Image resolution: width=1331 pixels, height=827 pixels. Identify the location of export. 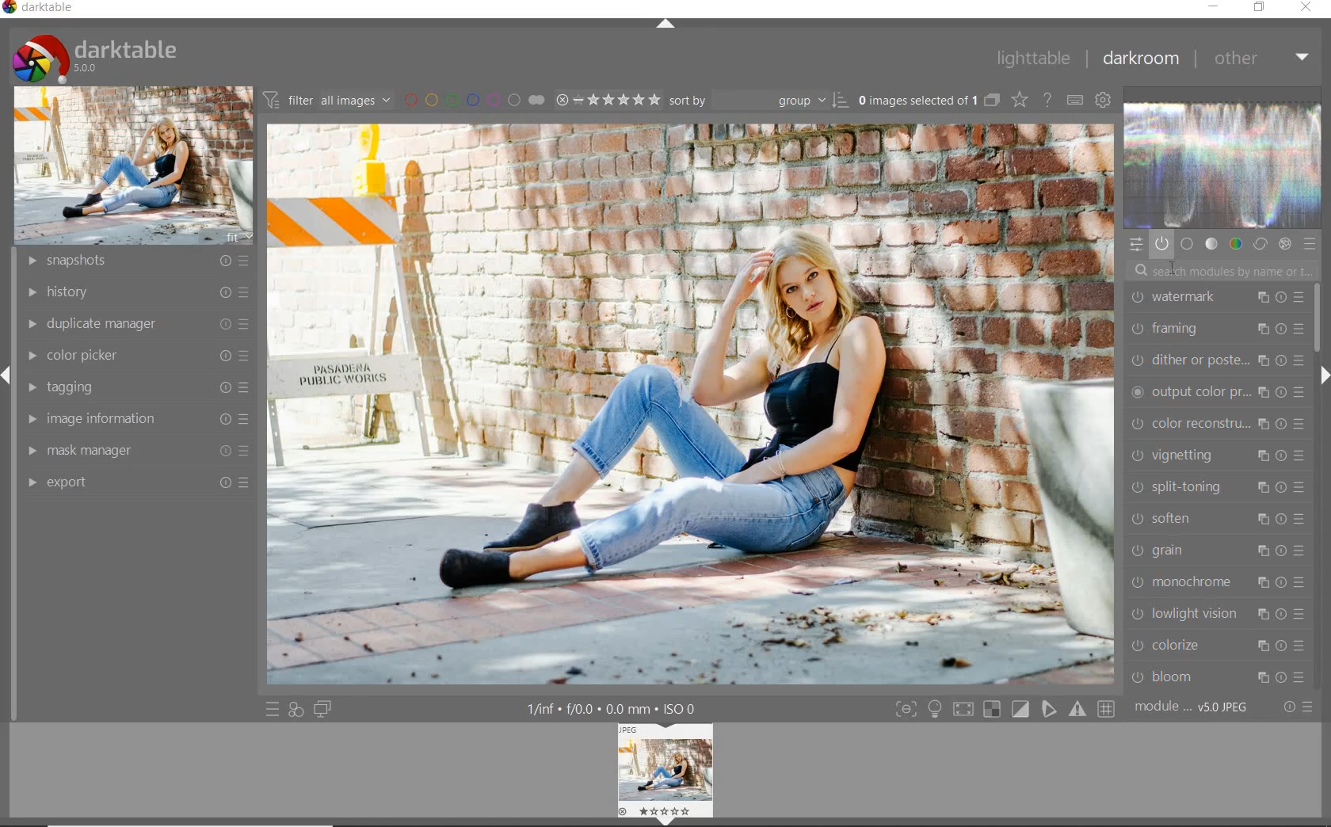
(134, 482).